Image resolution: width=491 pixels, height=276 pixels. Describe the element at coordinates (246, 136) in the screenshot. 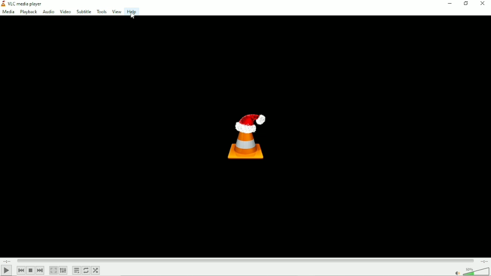

I see `Logo` at that location.